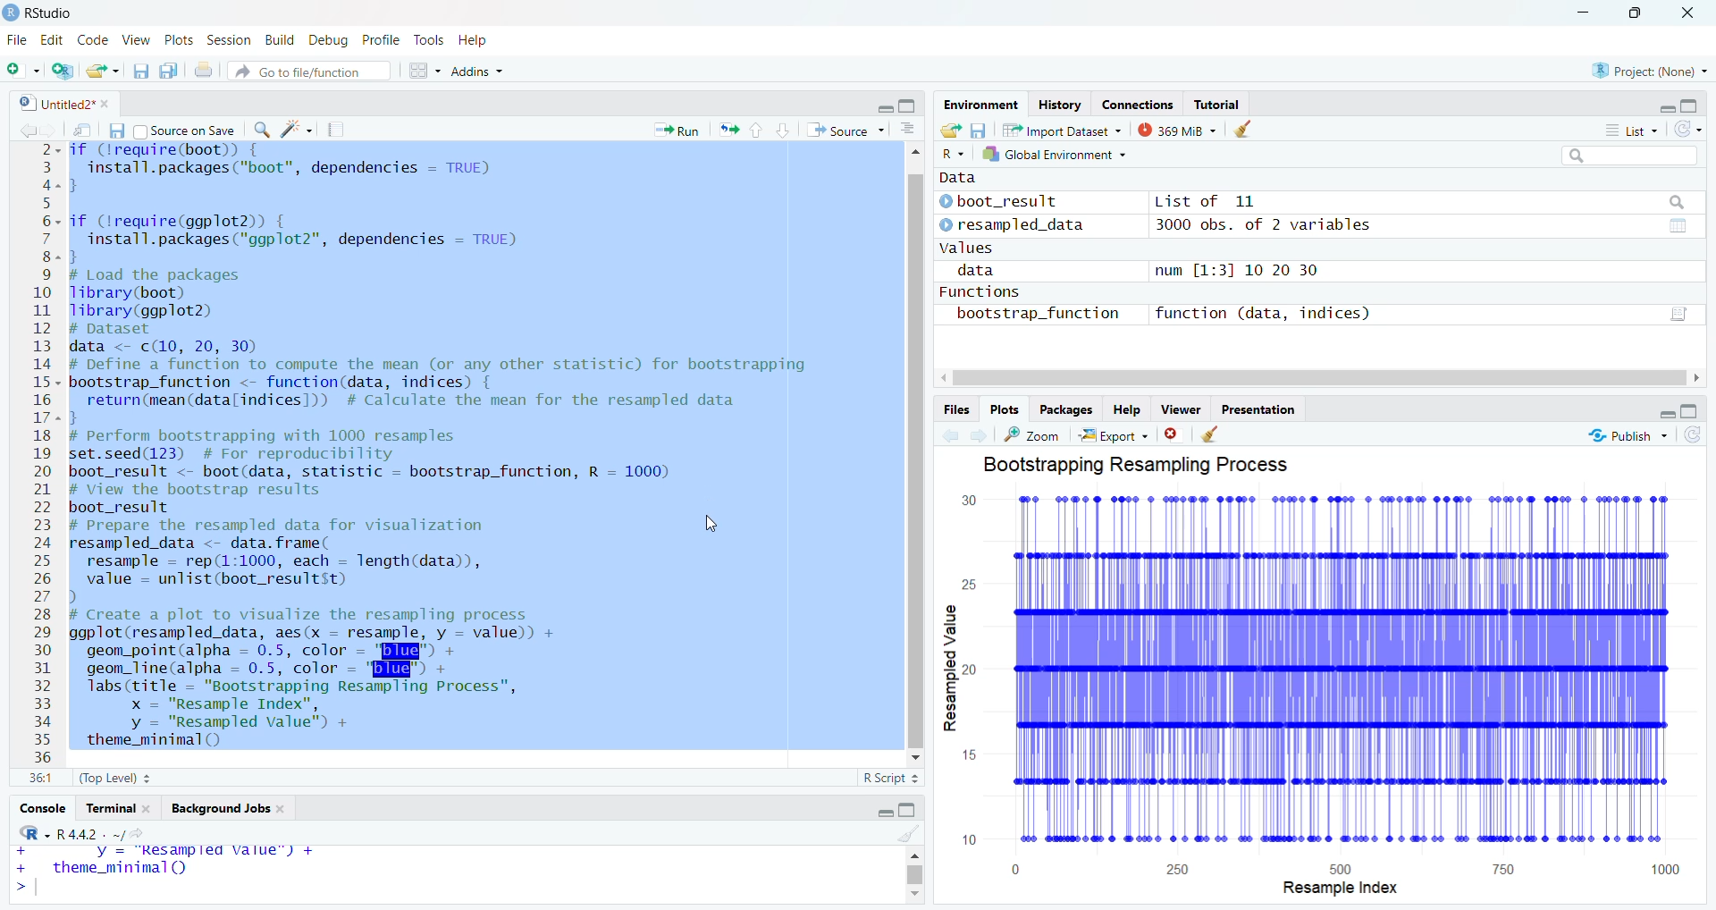  I want to click on y = "Resampled Value",theme_minimal()|, so click(179, 874).